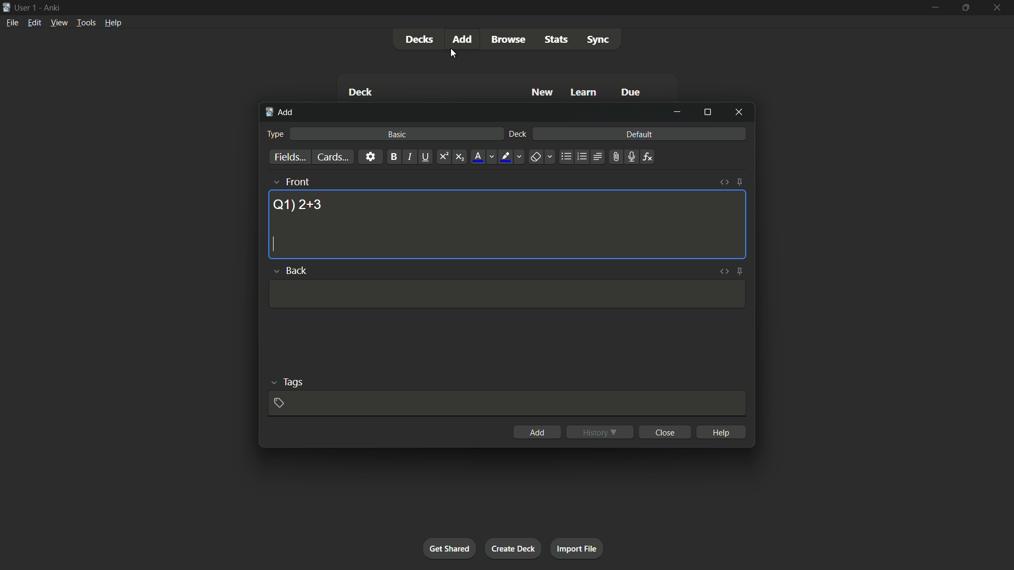  What do you see at coordinates (478, 157) in the screenshot?
I see `font color` at bounding box center [478, 157].